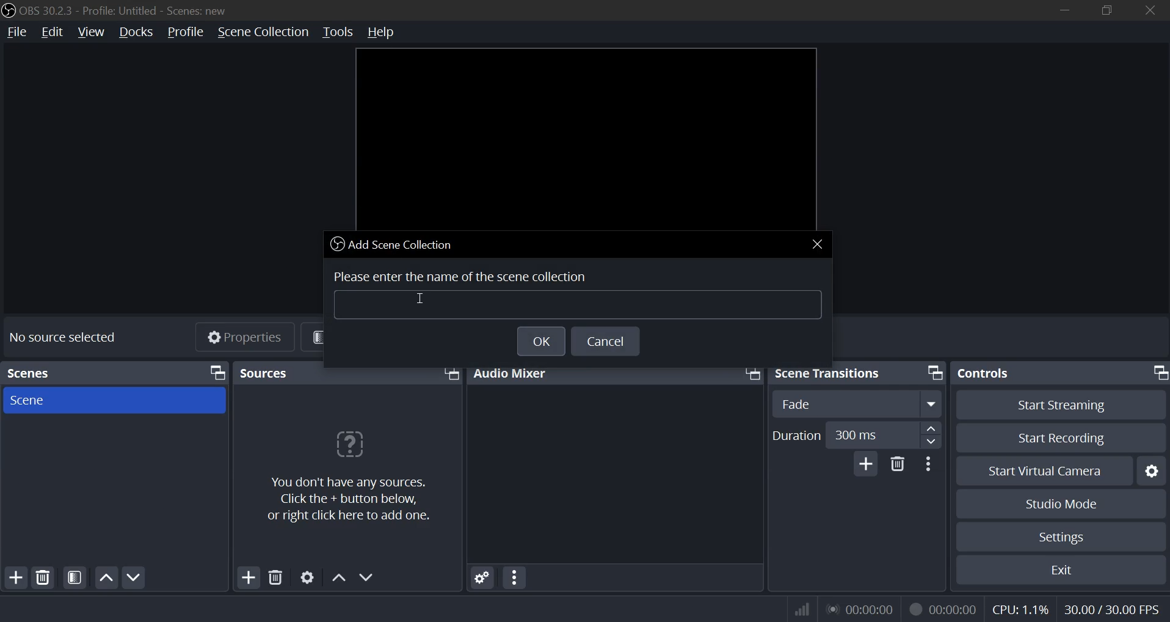 The height and width of the screenshot is (622, 1170). Describe the element at coordinates (797, 403) in the screenshot. I see `fade` at that location.